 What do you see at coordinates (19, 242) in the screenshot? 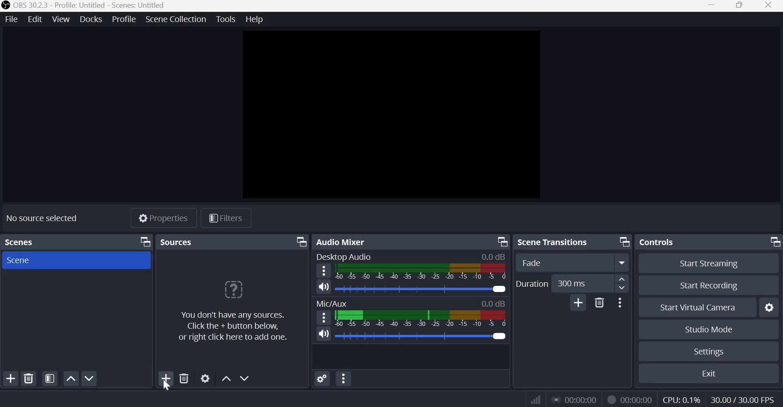
I see `Scenes` at bounding box center [19, 242].